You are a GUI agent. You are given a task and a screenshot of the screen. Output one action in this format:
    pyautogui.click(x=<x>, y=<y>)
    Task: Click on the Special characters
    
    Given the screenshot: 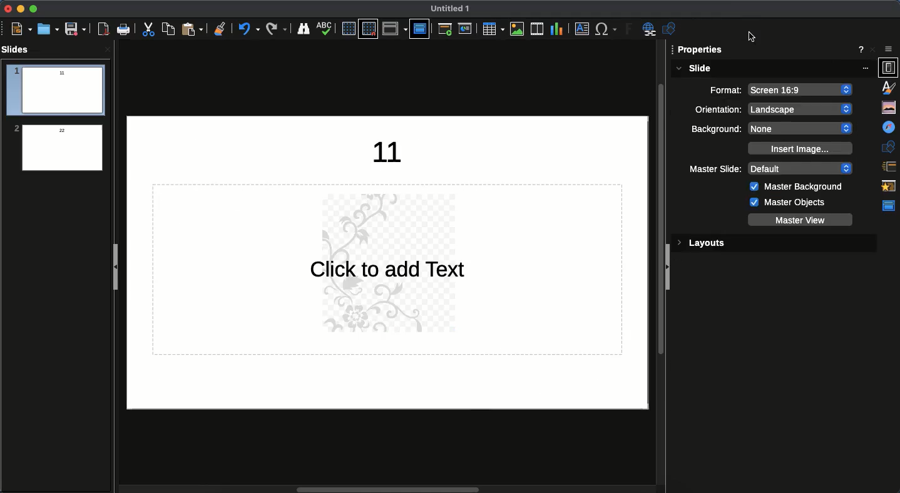 What is the action you would take?
    pyautogui.click(x=606, y=29)
    